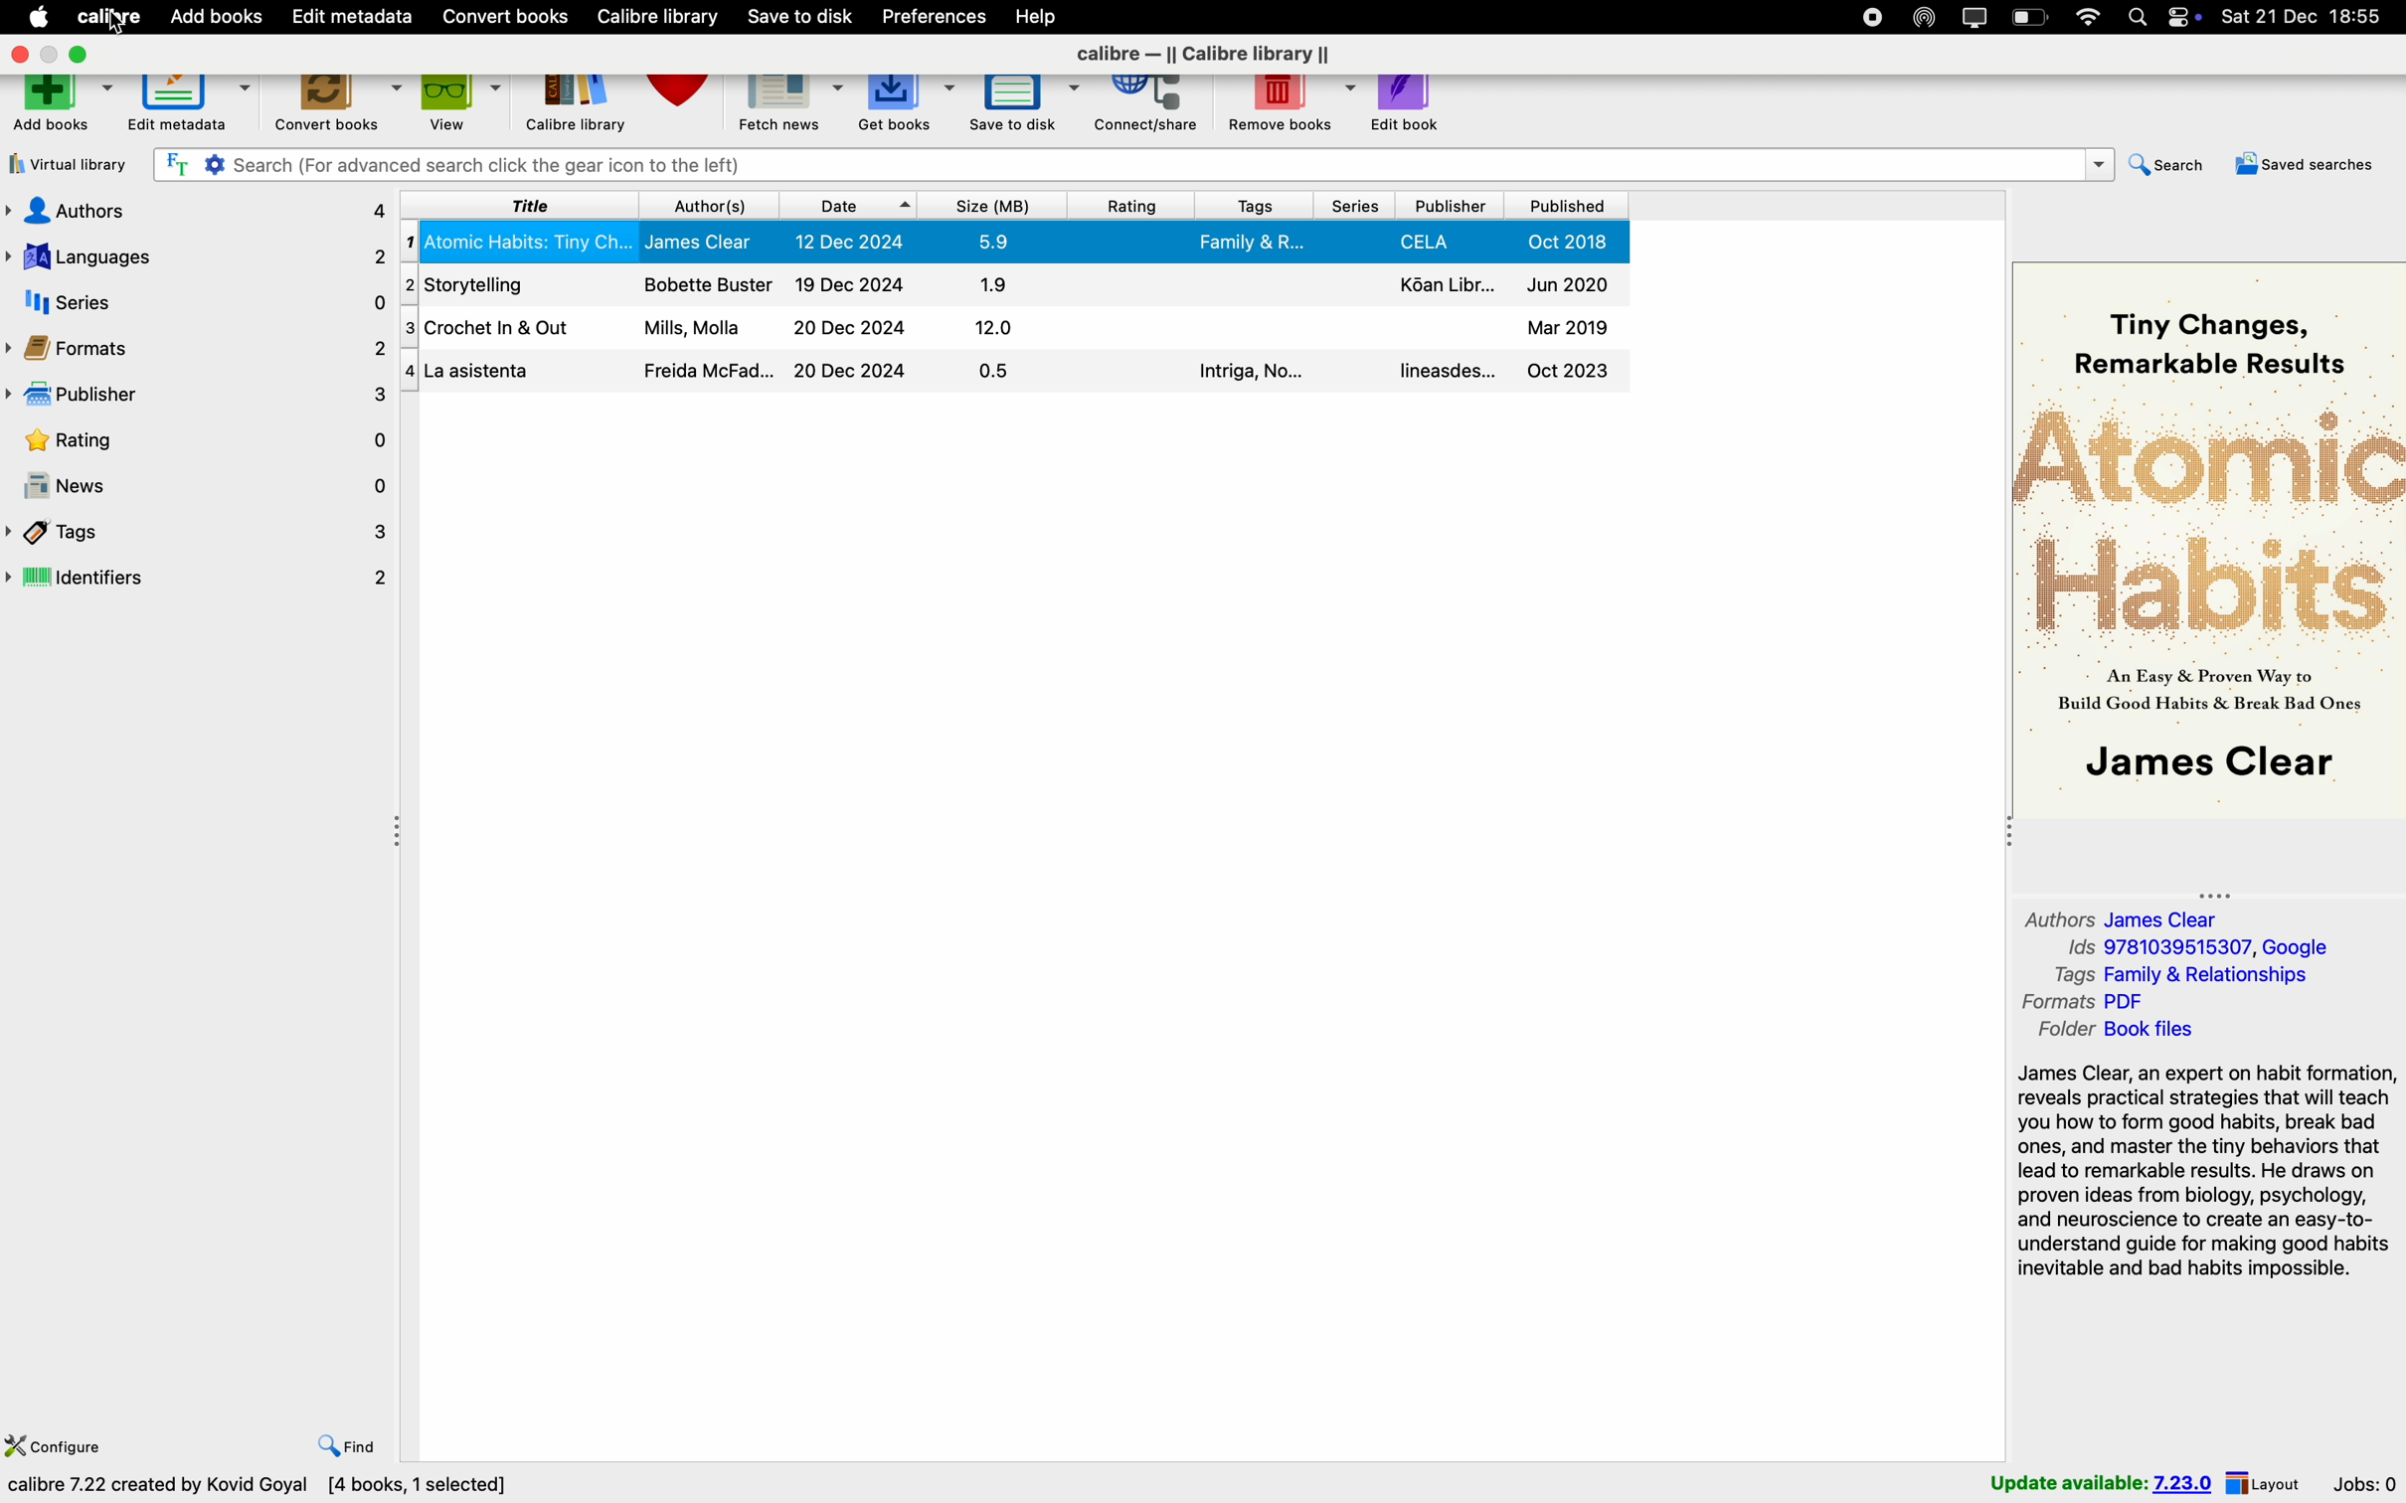 This screenshot has height=1503, width=2406. What do you see at coordinates (2197, 949) in the screenshot?
I see `Ids 9781039515307, Google` at bounding box center [2197, 949].